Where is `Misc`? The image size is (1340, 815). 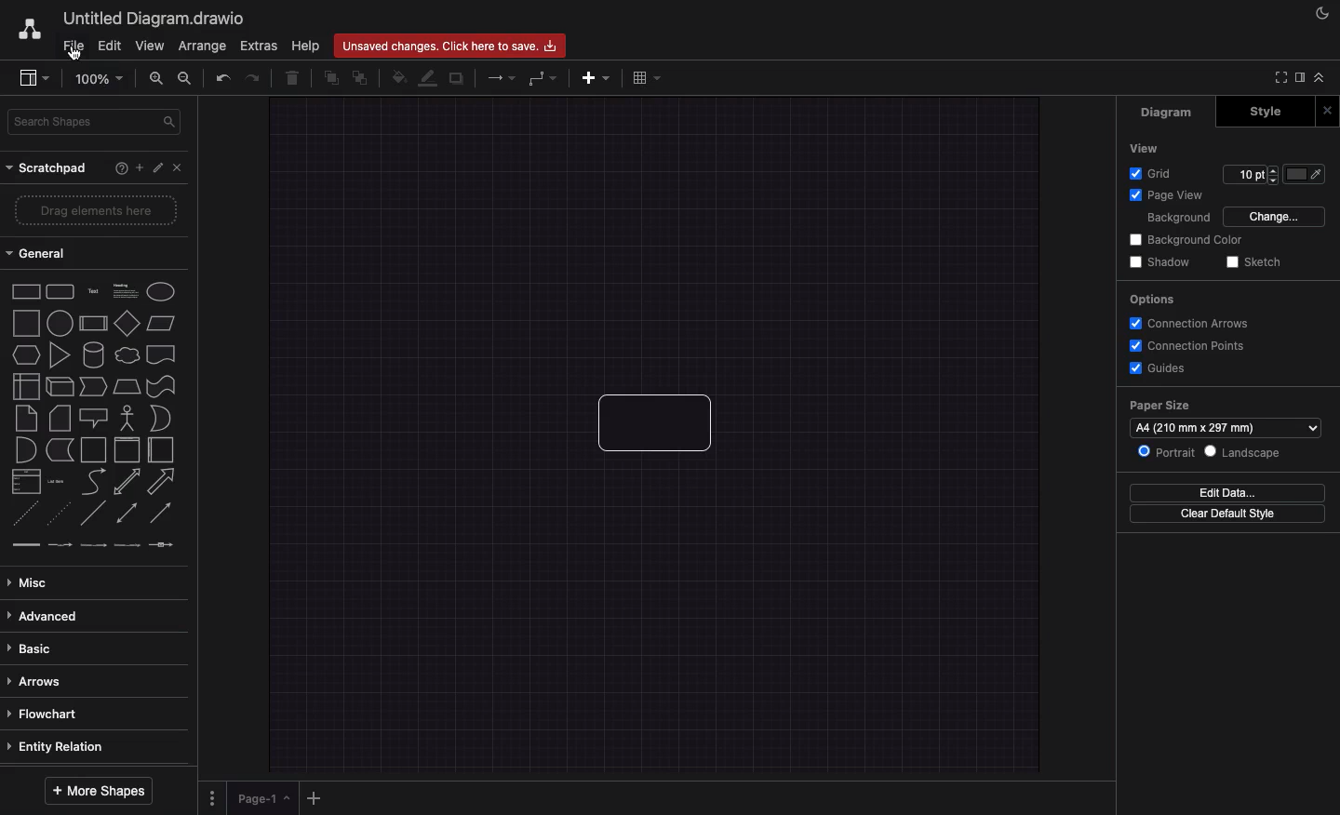
Misc is located at coordinates (38, 582).